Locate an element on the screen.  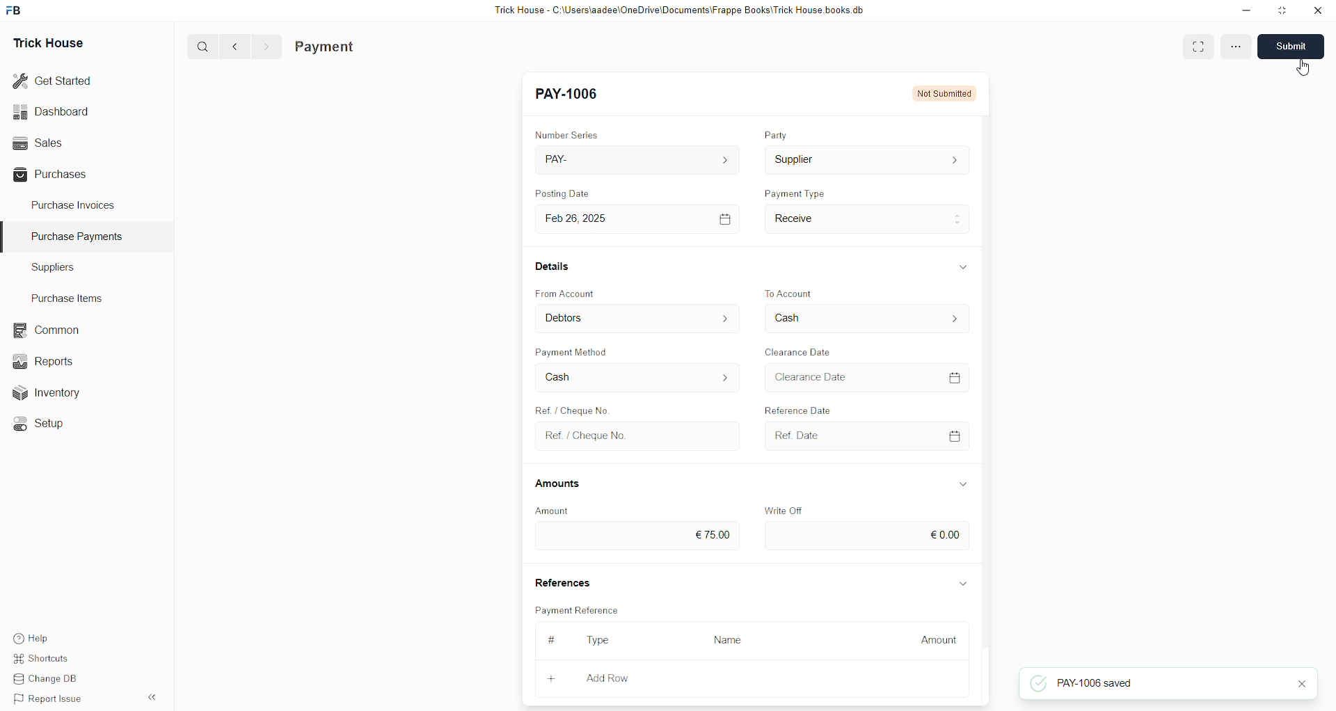
Purchase Payments is located at coordinates (81, 237).